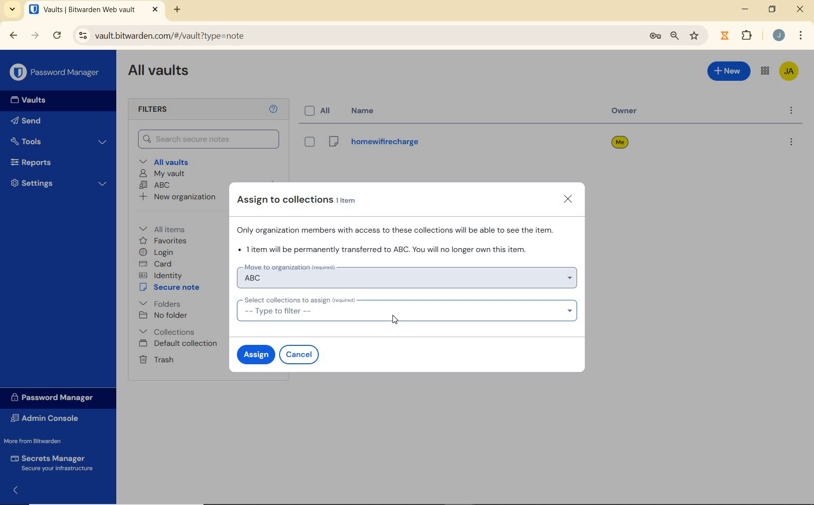 This screenshot has height=505, width=814. I want to click on Bitwarden Account, so click(790, 72).